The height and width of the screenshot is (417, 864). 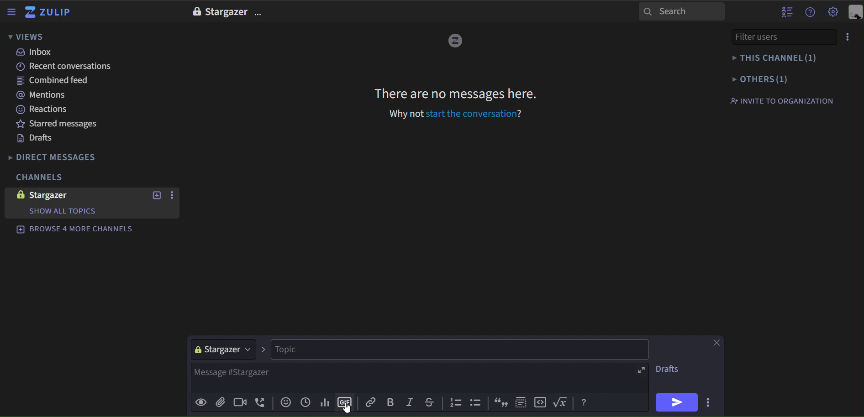 What do you see at coordinates (848, 37) in the screenshot?
I see `options` at bounding box center [848, 37].